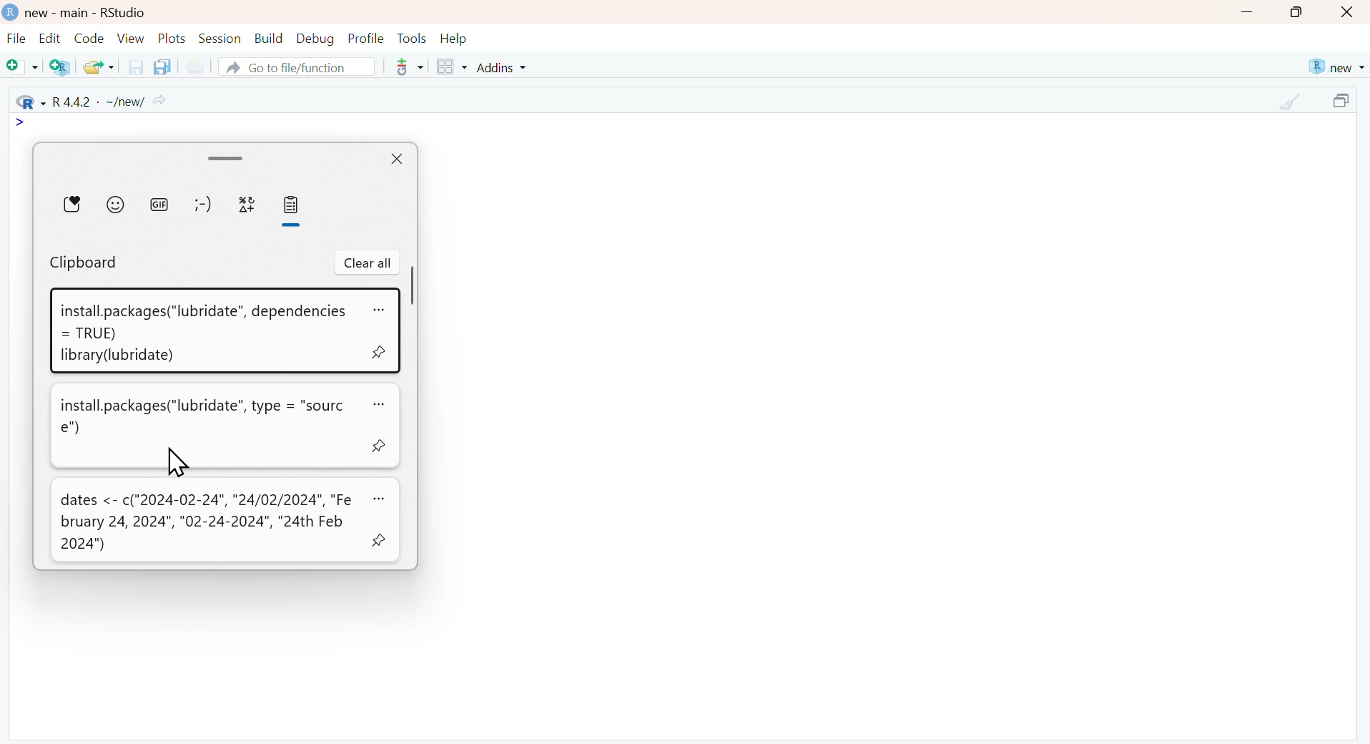 The width and height of the screenshot is (1370, 744). What do you see at coordinates (412, 38) in the screenshot?
I see `Tools` at bounding box center [412, 38].